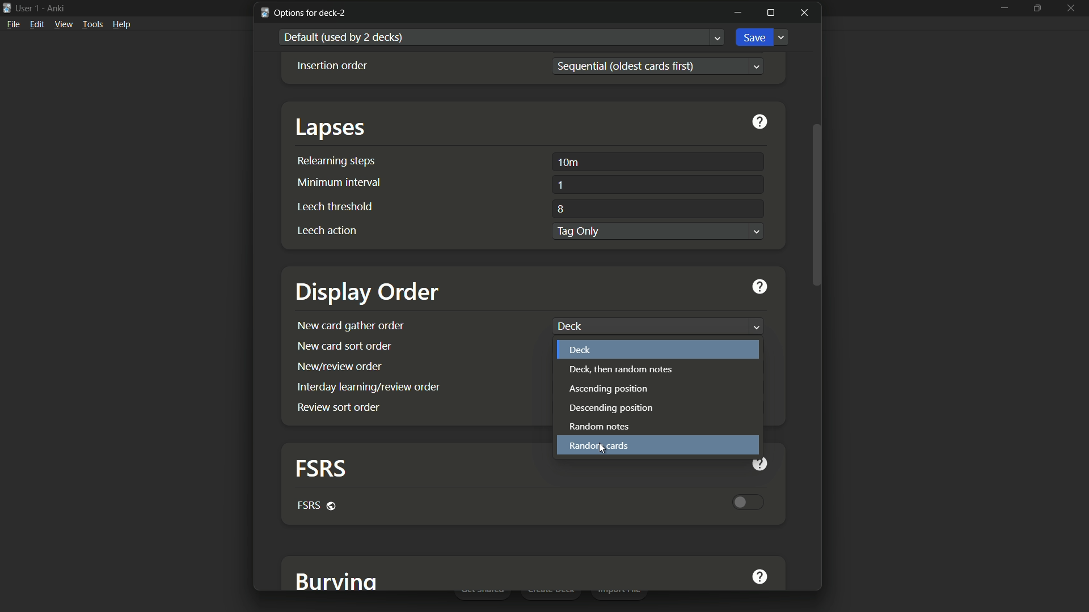 This screenshot has height=612, width=1089. I want to click on Insertion order, so click(332, 66).